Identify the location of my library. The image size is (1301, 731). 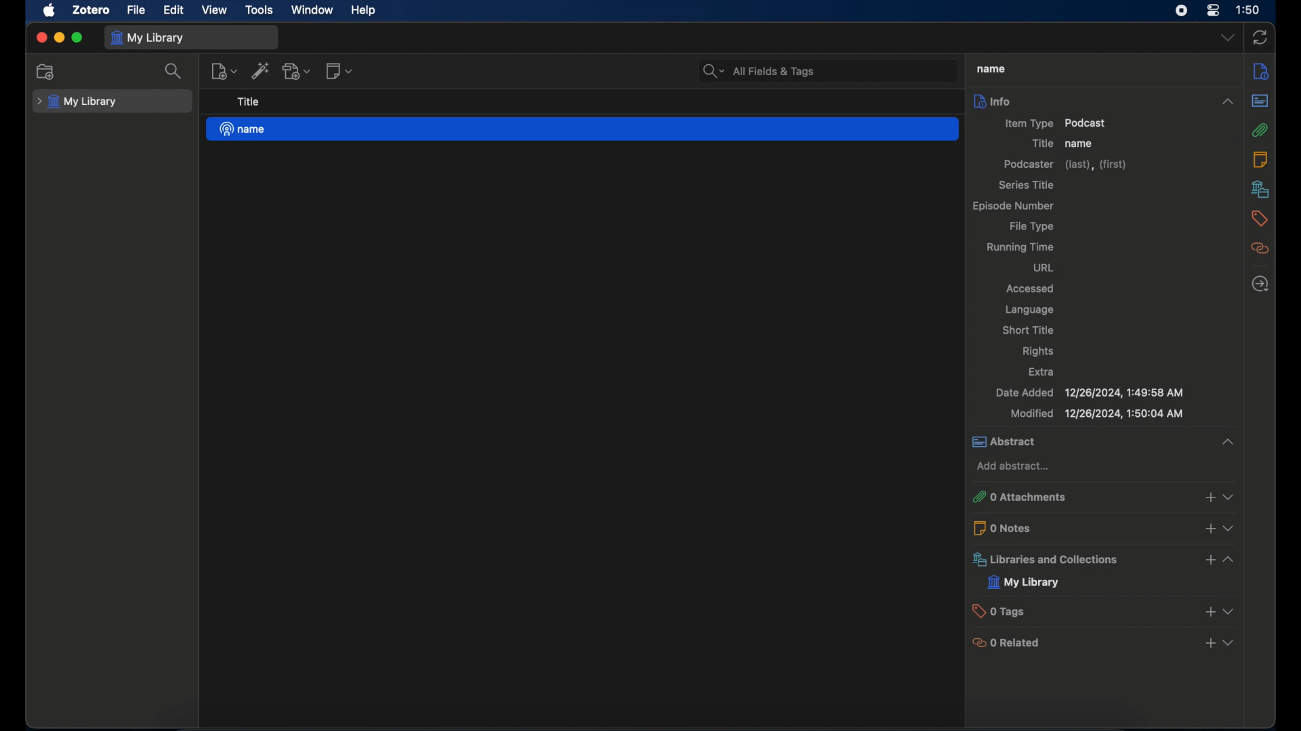
(146, 37).